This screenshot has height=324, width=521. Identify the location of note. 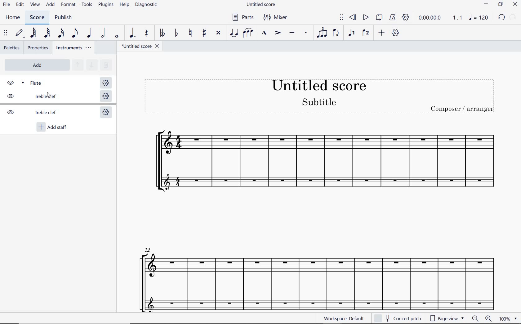
(480, 17).